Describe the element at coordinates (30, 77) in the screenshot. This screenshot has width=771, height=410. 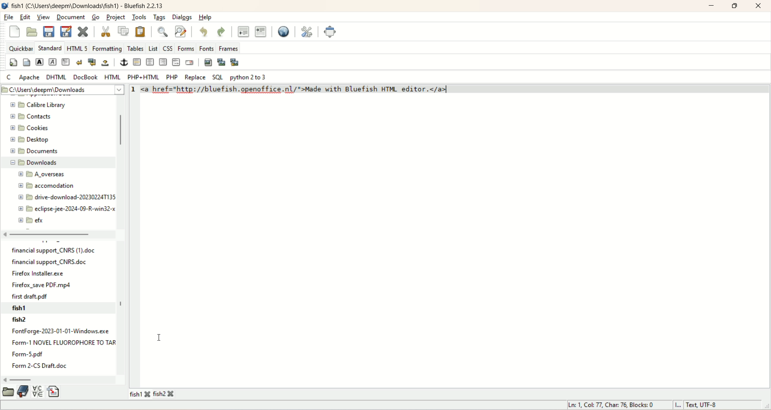
I see `Apache` at that location.